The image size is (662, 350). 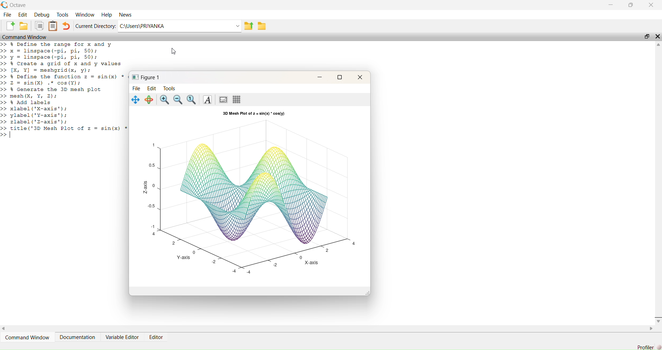 What do you see at coordinates (136, 100) in the screenshot?
I see `Pan` at bounding box center [136, 100].